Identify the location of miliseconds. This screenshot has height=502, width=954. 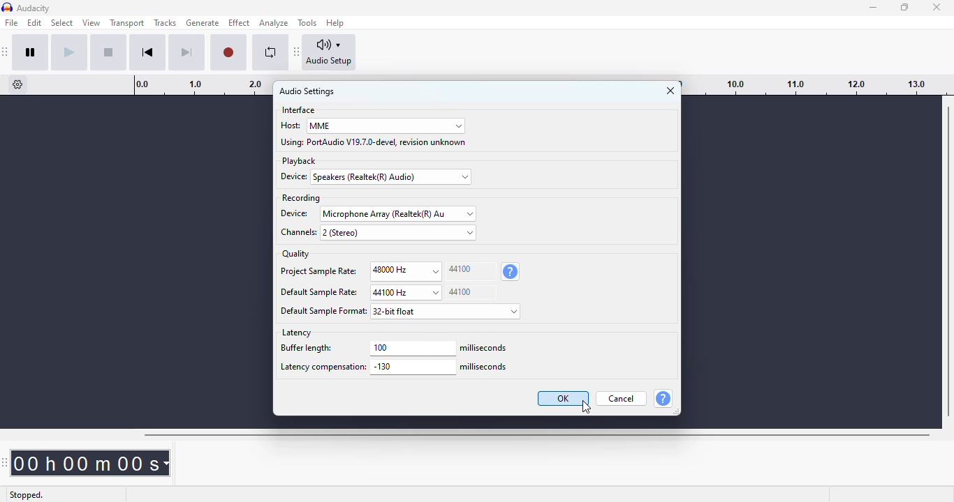
(485, 367).